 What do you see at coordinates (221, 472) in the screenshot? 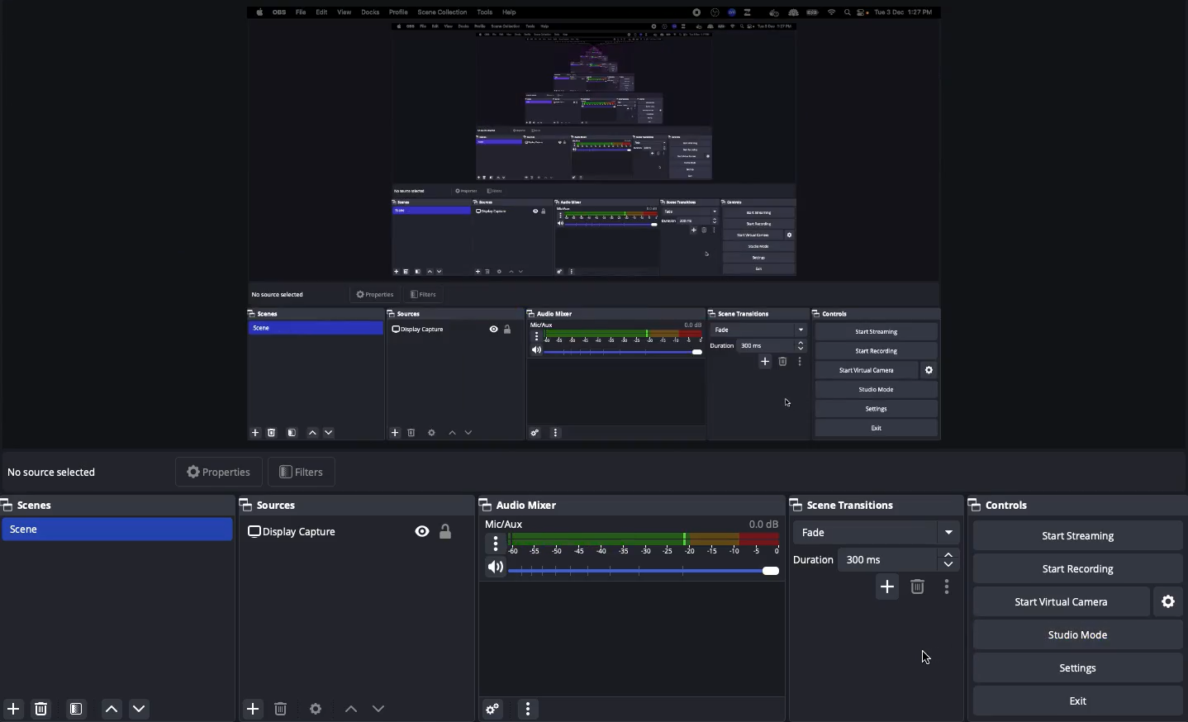
I see `Properties` at bounding box center [221, 472].